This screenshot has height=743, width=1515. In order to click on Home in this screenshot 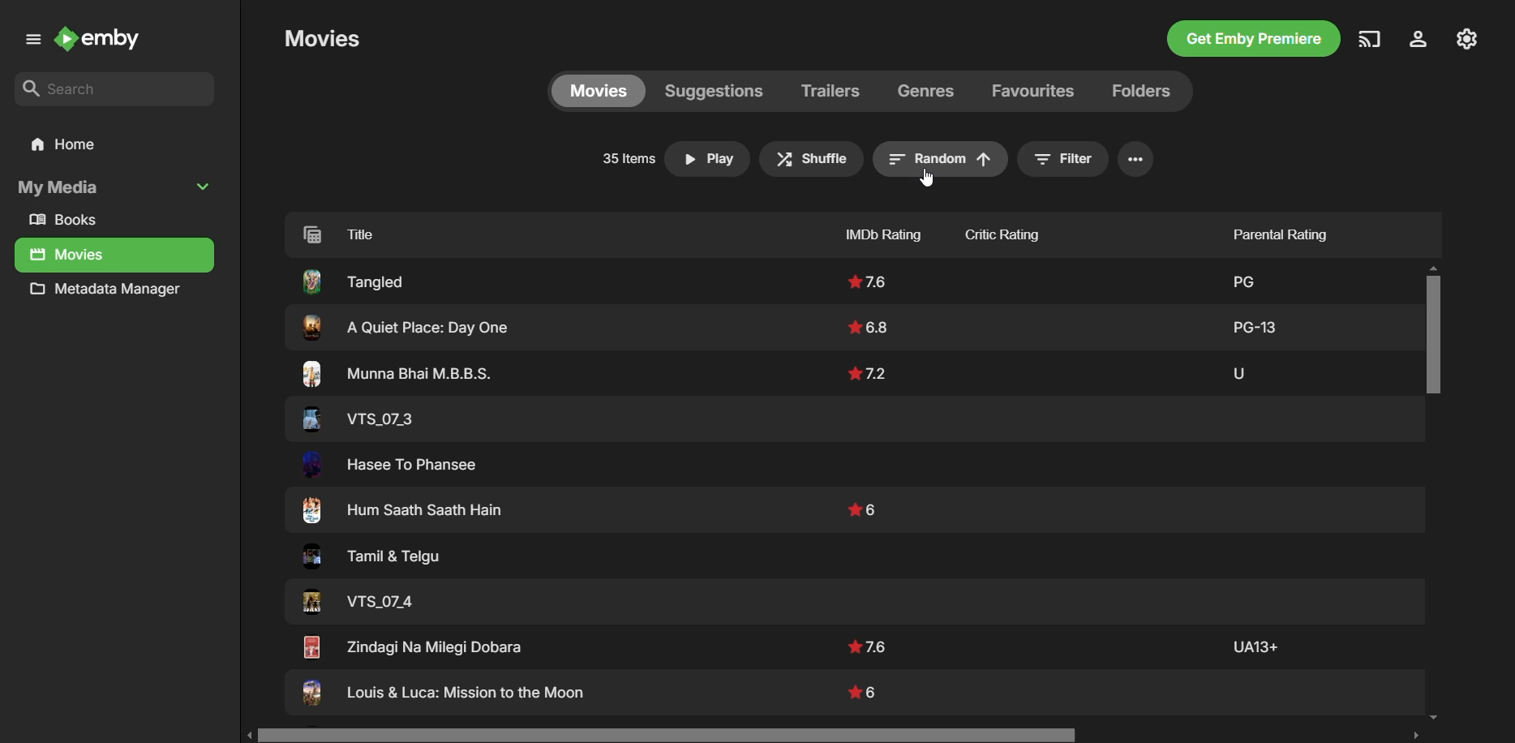, I will do `click(113, 145)`.